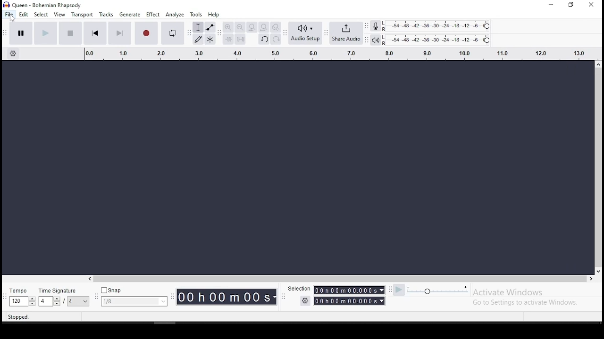  Describe the element at coordinates (305, 33) in the screenshot. I see `audio setup` at that location.